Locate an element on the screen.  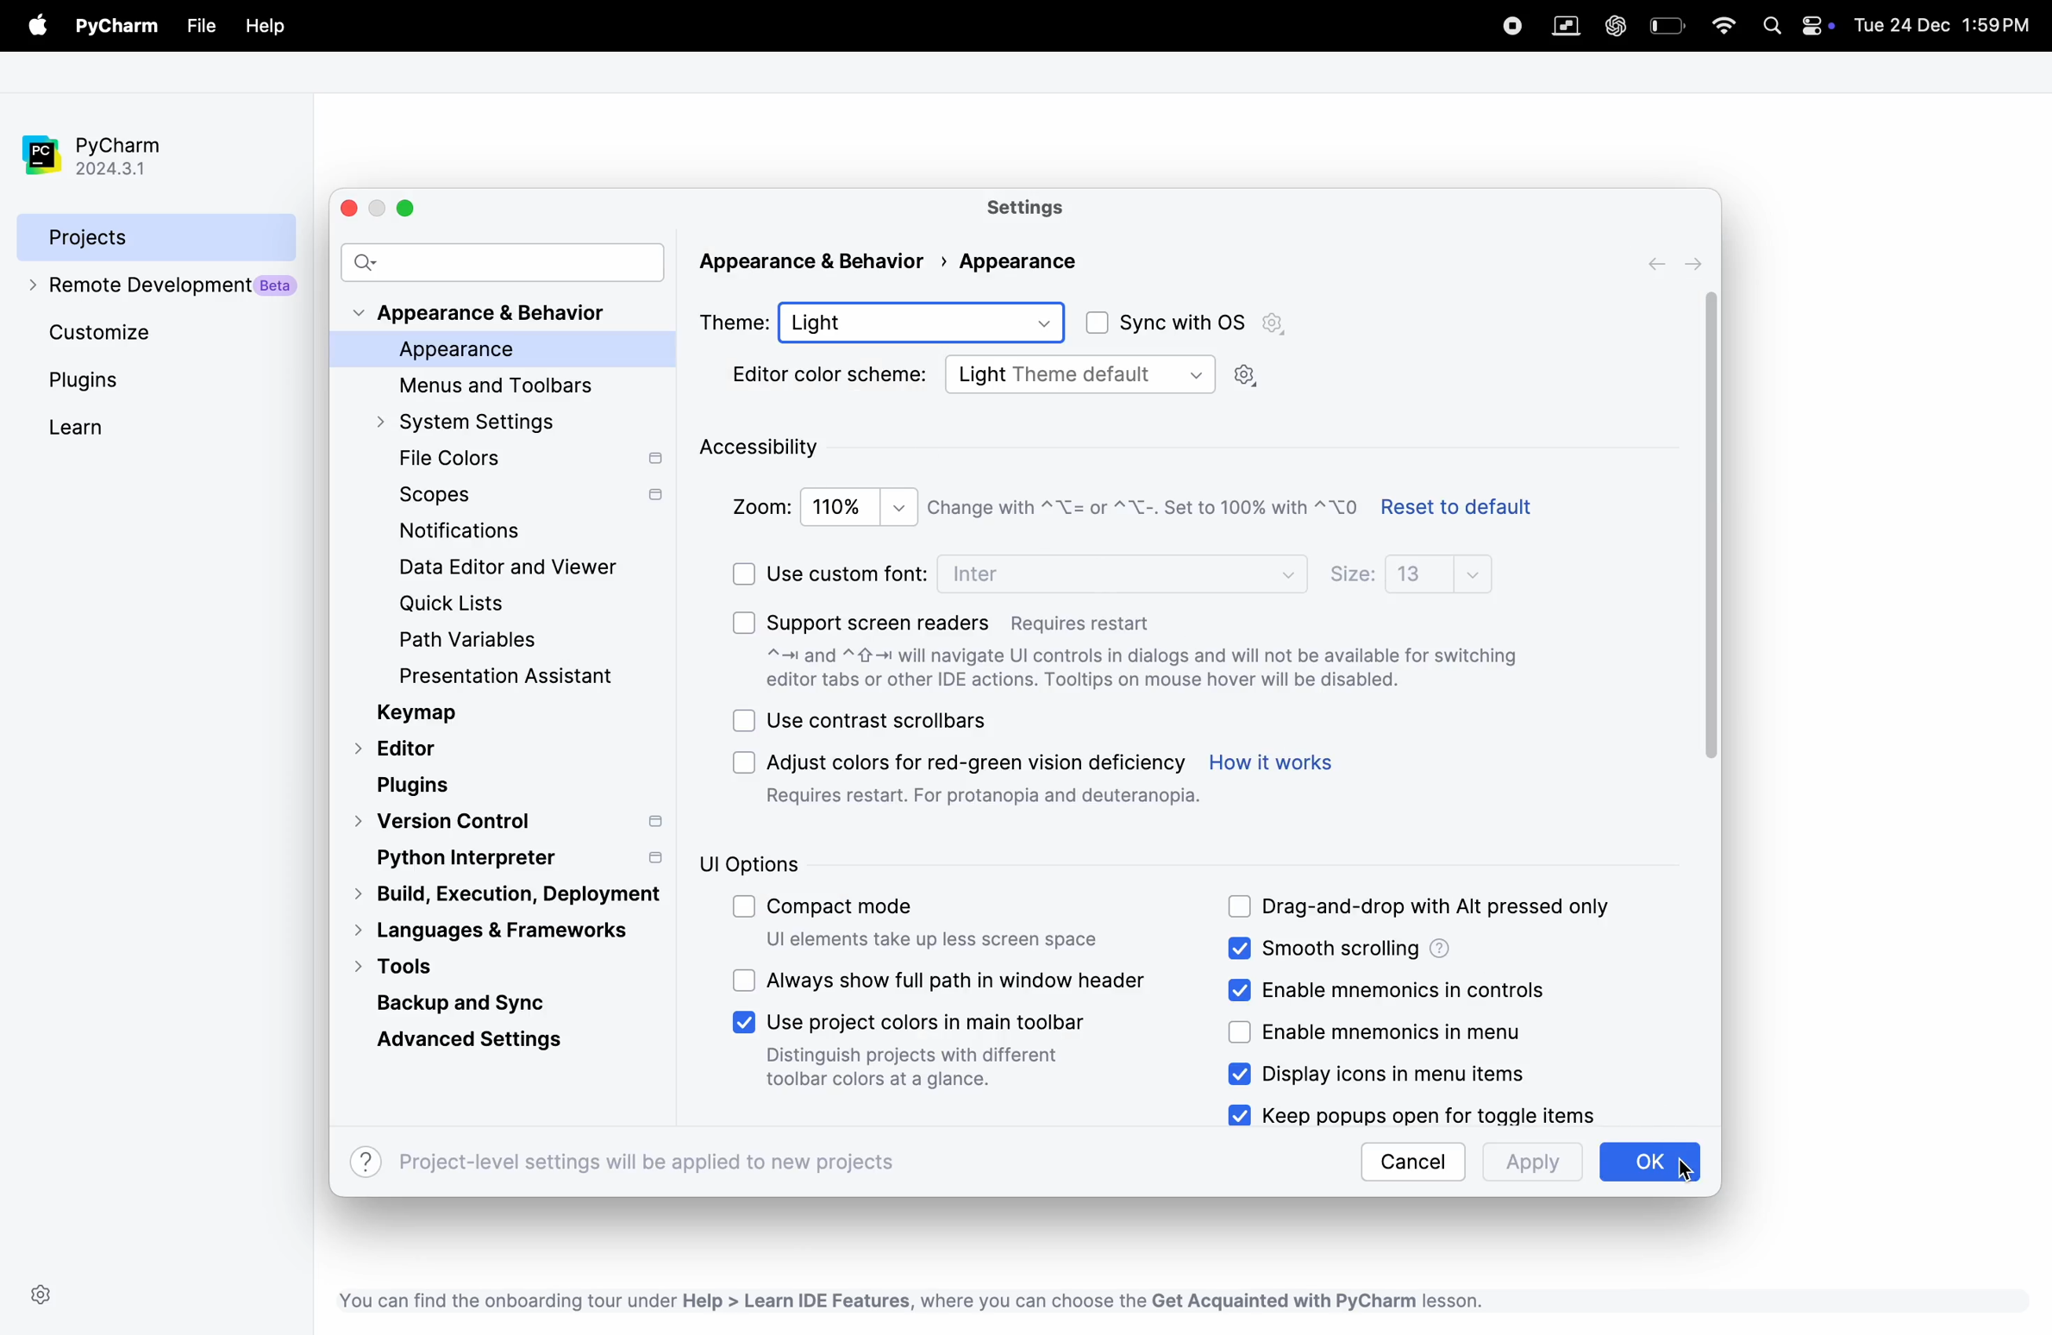
check boxes is located at coordinates (746, 1025).